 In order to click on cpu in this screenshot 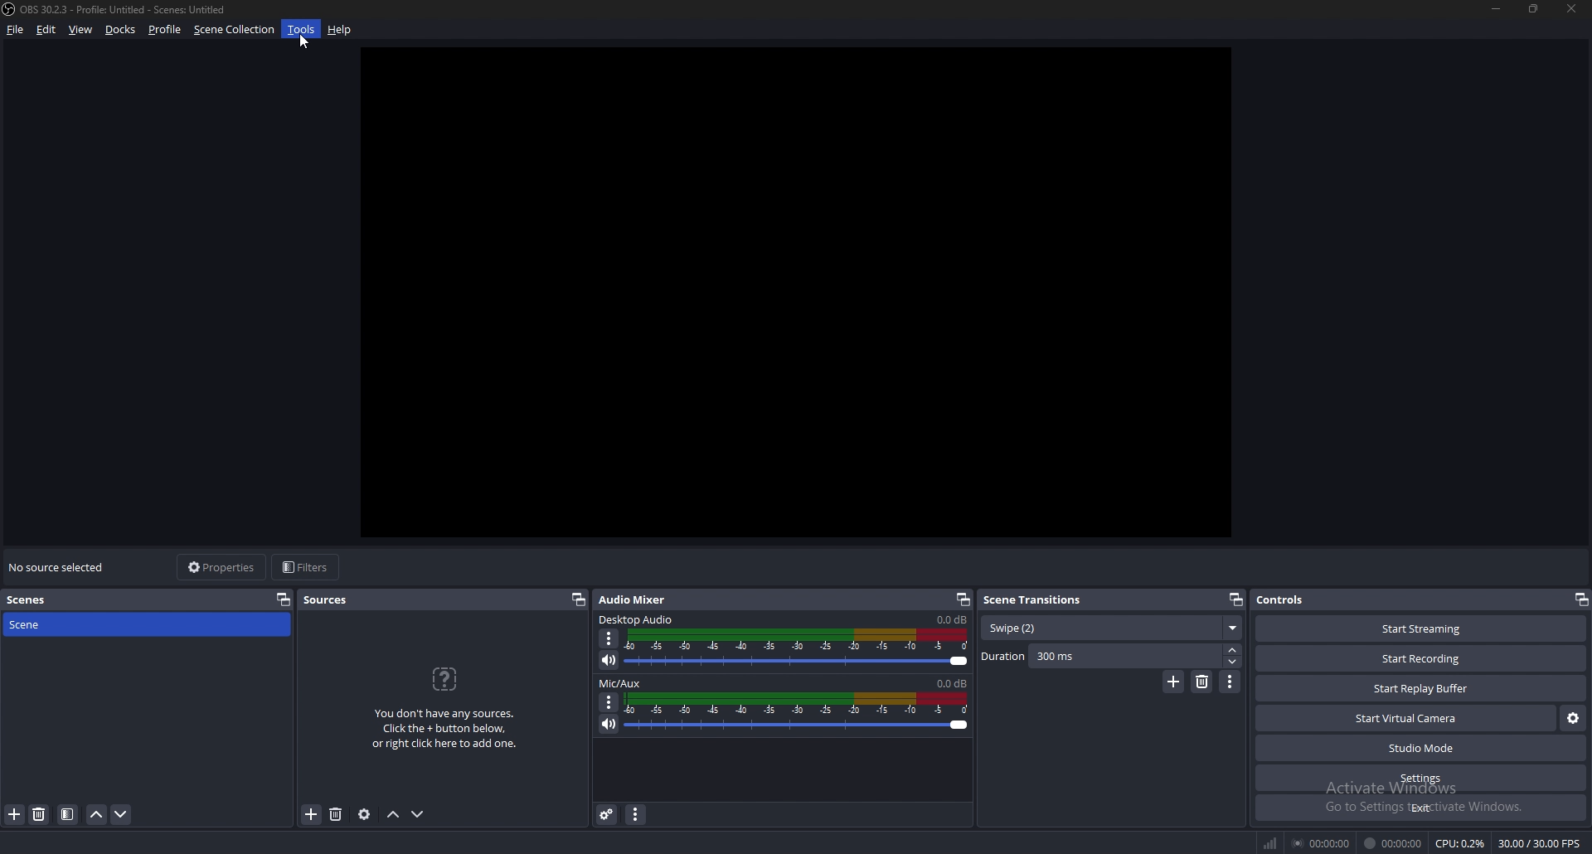, I will do `click(1460, 843)`.